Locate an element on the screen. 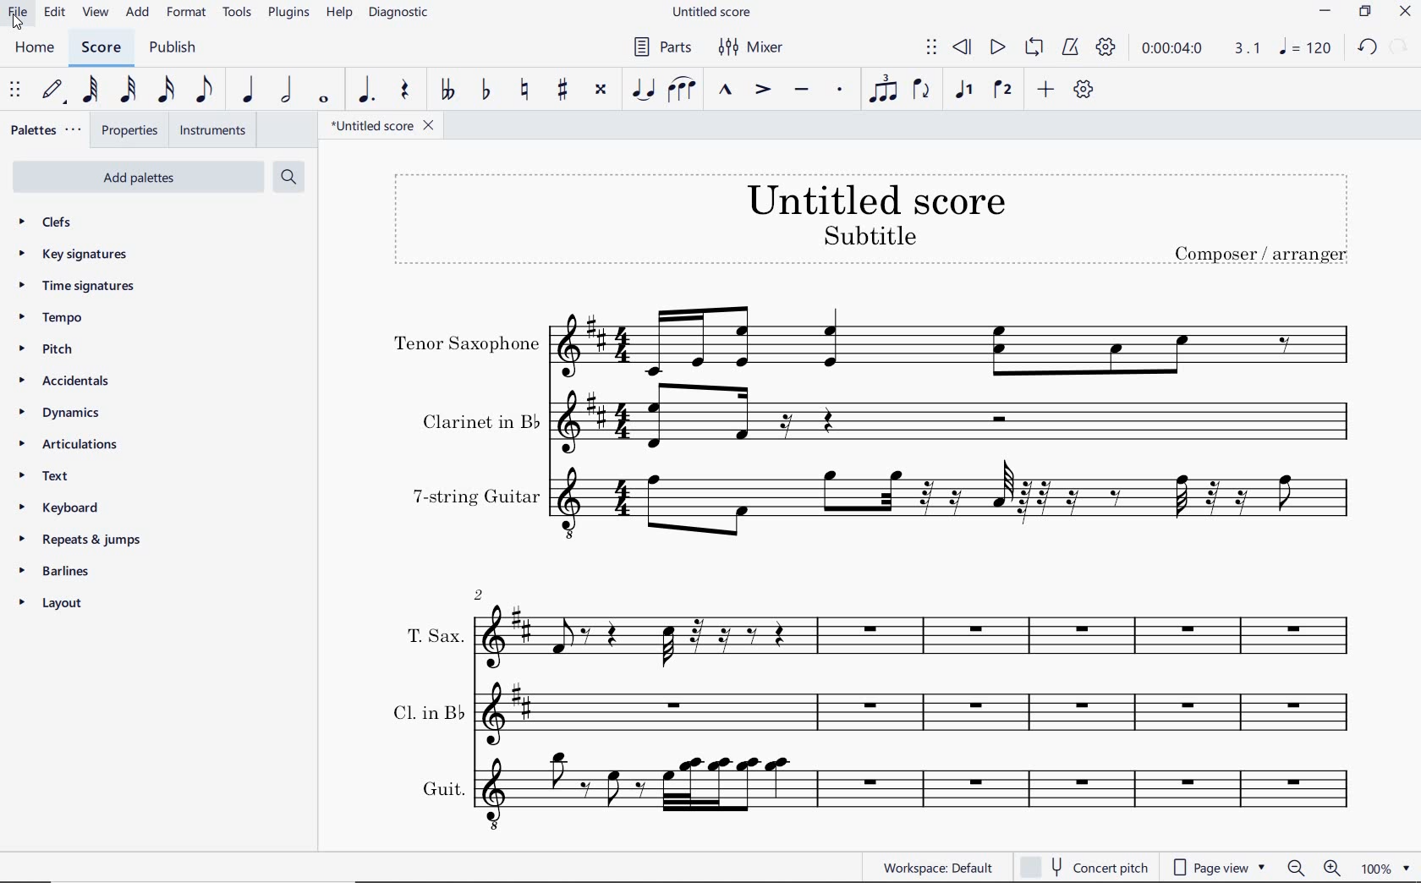 This screenshot has width=1421, height=883. HALF NOTE is located at coordinates (287, 91).